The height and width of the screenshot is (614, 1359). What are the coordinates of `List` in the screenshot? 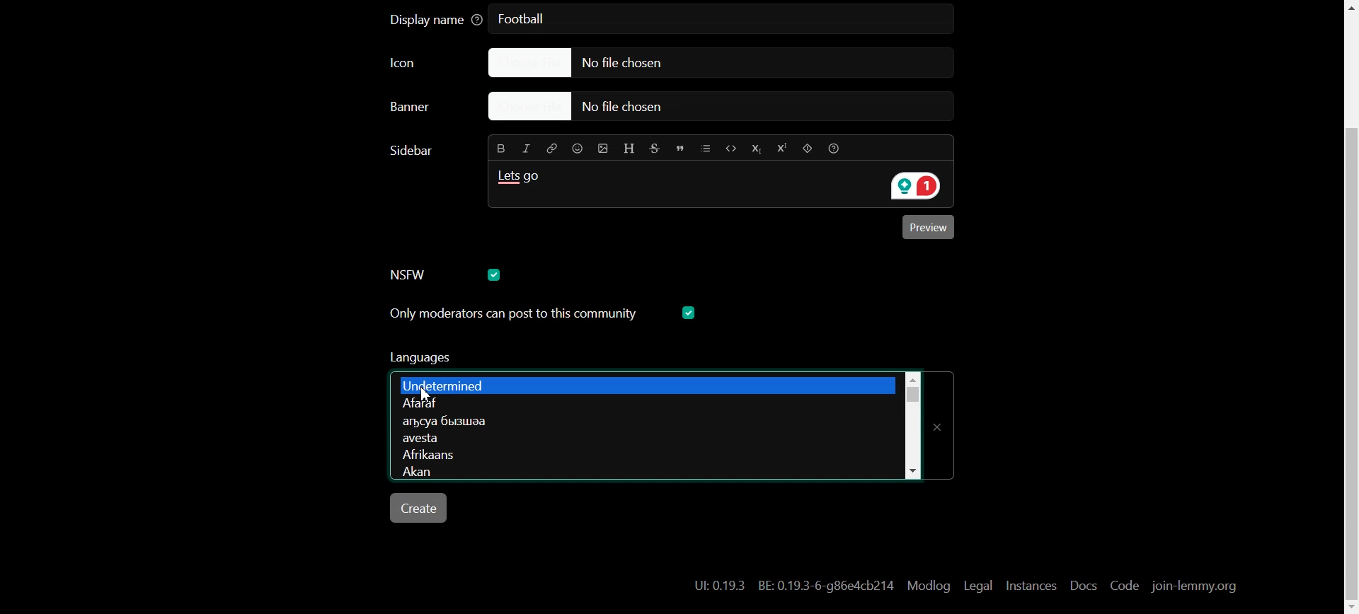 It's located at (706, 147).